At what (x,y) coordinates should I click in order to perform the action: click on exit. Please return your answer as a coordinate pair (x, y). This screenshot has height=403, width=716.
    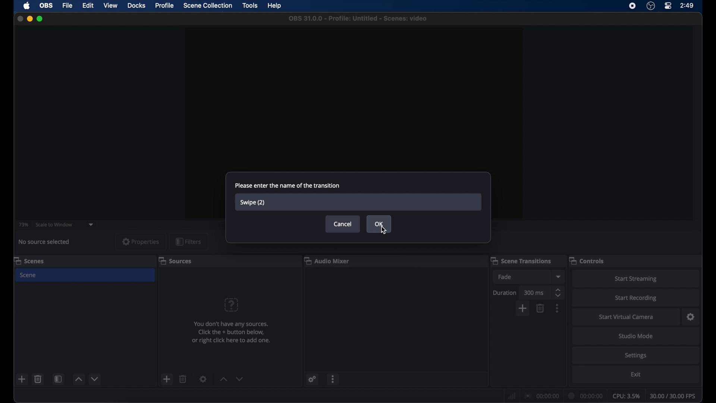
    Looking at the image, I should click on (636, 375).